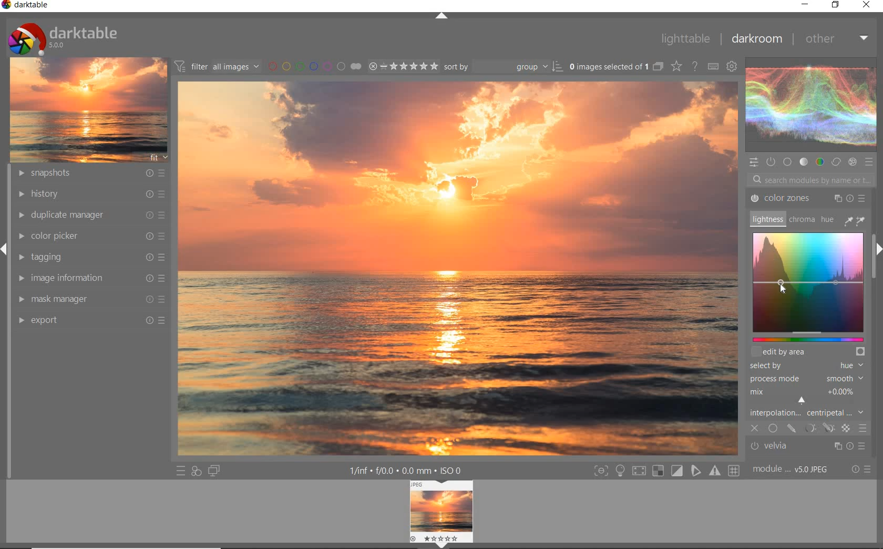  Describe the element at coordinates (852, 162) in the screenshot. I see `EFFECT` at that location.